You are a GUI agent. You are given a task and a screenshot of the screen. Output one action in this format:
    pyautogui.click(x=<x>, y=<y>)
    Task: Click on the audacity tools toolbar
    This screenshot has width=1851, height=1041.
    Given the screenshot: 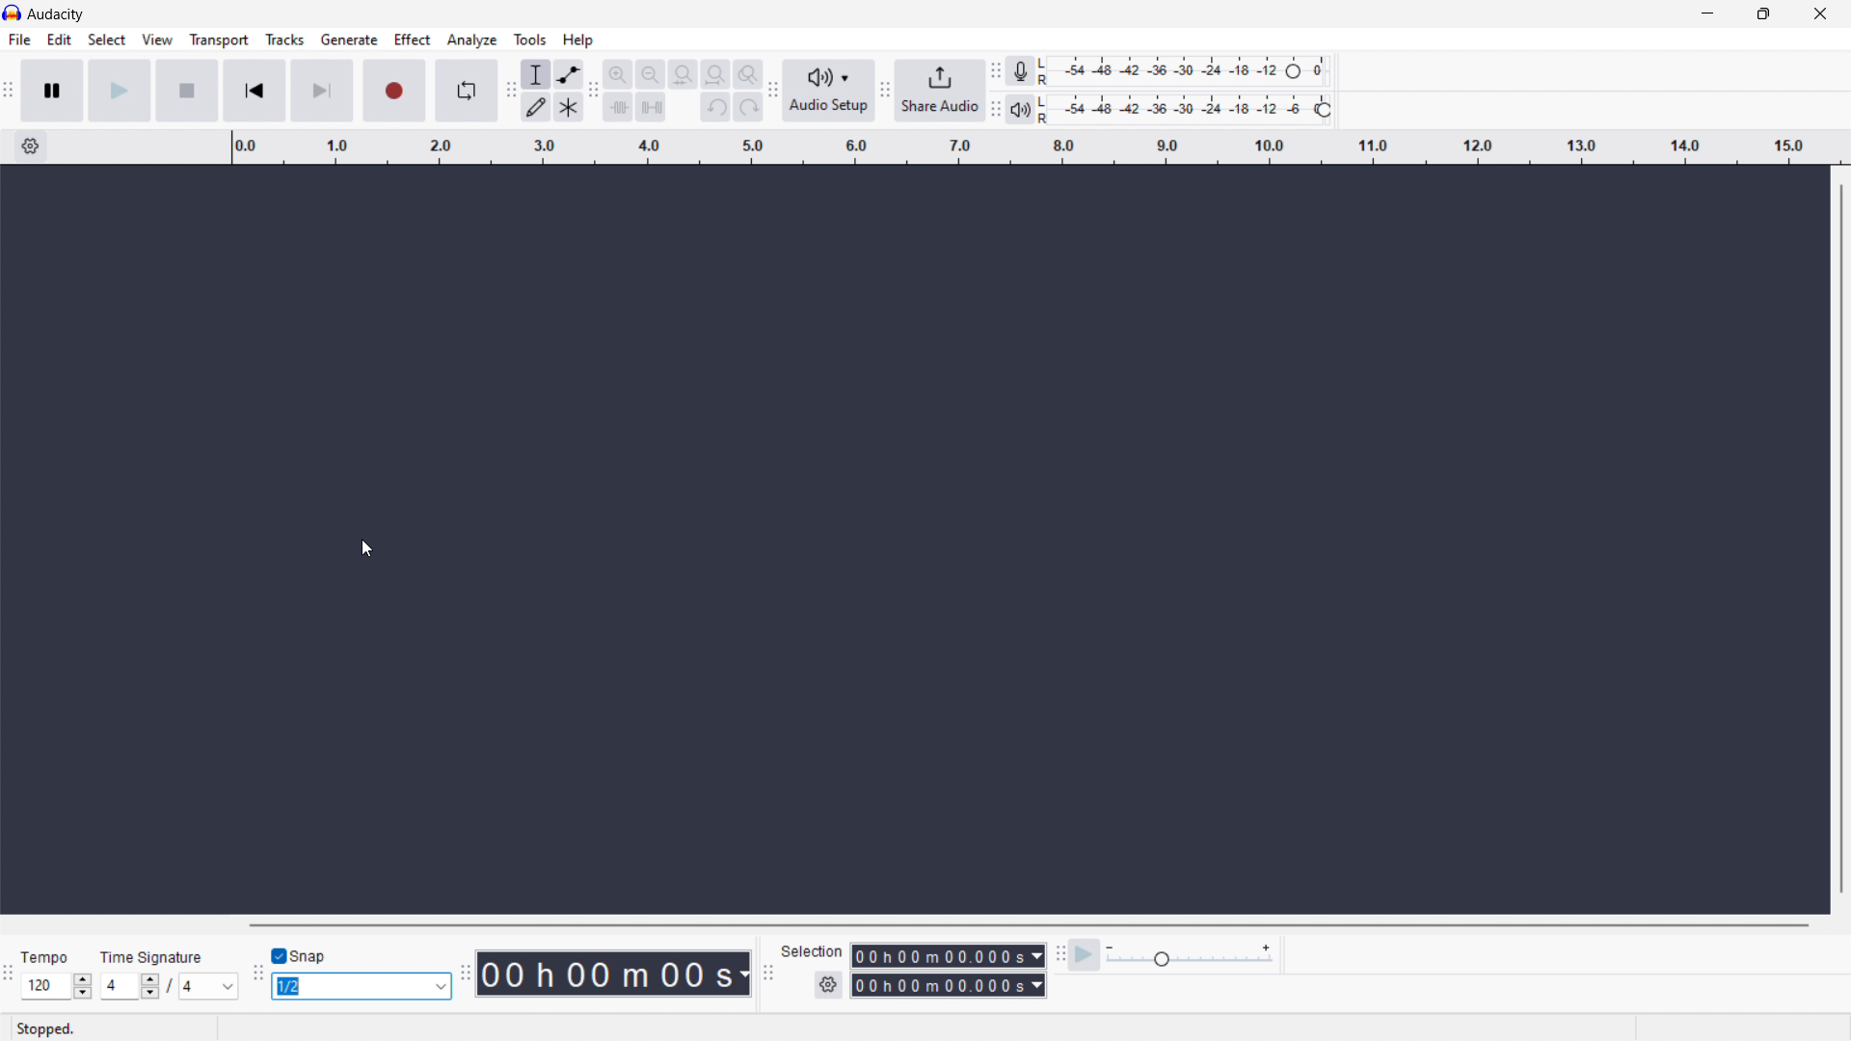 What is the action you would take?
    pyautogui.click(x=508, y=92)
    